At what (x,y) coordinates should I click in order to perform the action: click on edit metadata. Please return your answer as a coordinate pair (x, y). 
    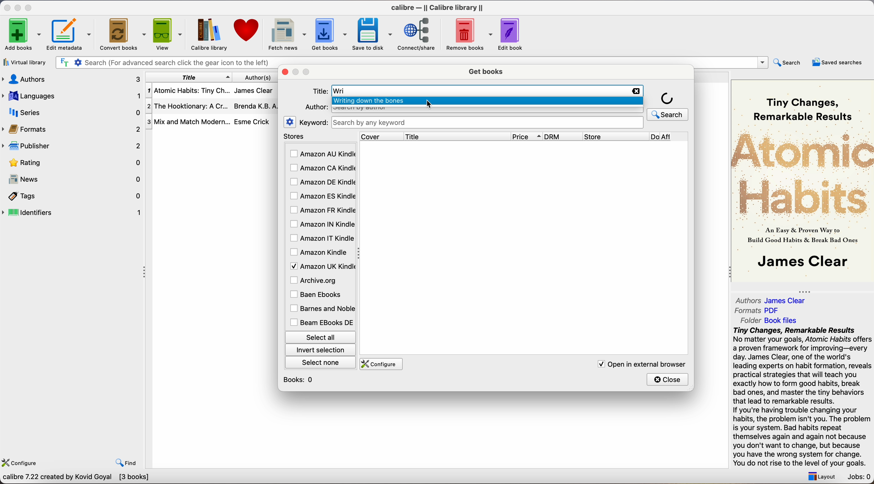
    Looking at the image, I should click on (71, 35).